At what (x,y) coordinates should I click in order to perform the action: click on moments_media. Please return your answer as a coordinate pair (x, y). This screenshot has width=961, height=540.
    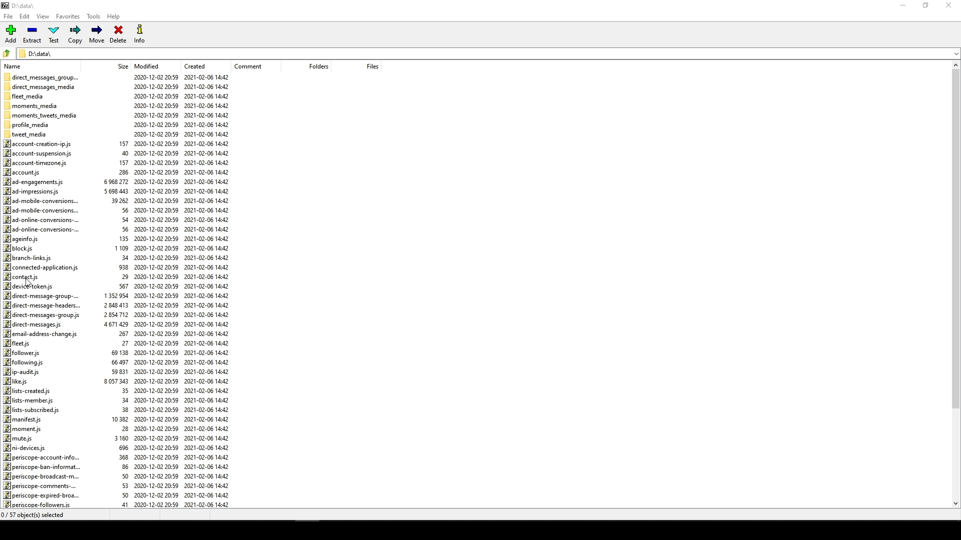
    Looking at the image, I should click on (34, 104).